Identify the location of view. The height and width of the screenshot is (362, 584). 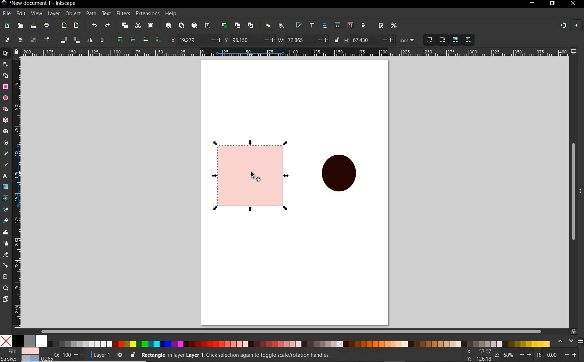
(36, 13).